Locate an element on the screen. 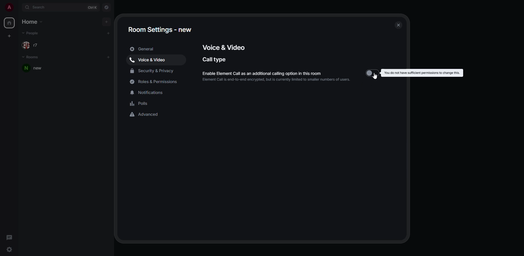  search is located at coordinates (38, 8).